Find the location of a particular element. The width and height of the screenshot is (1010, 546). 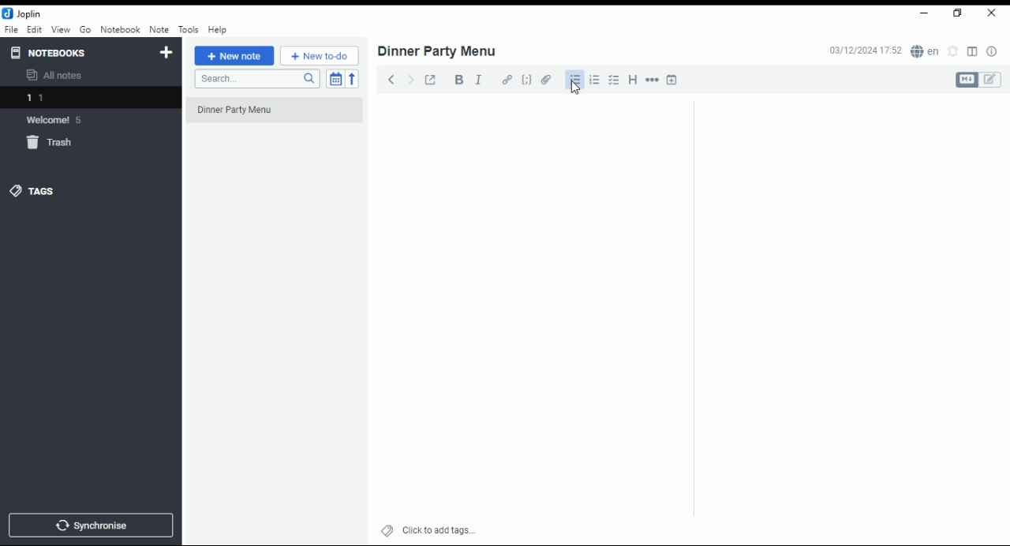

hyperlink is located at coordinates (507, 81).